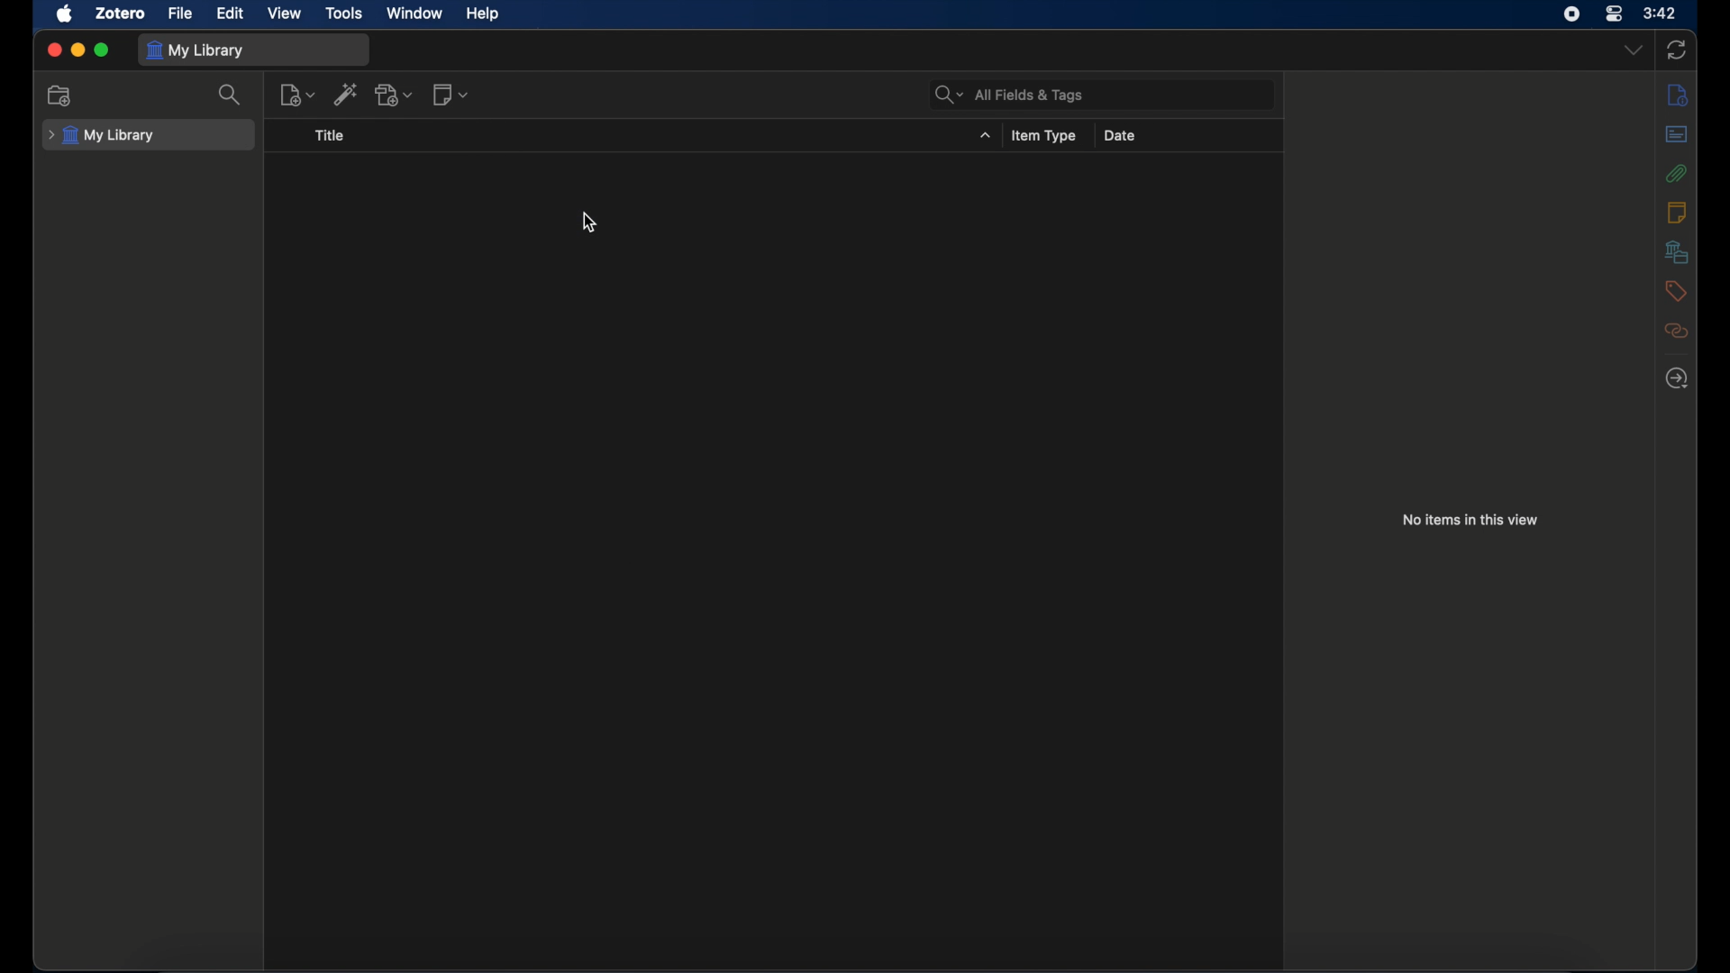  Describe the element at coordinates (451, 95) in the screenshot. I see `new note` at that location.